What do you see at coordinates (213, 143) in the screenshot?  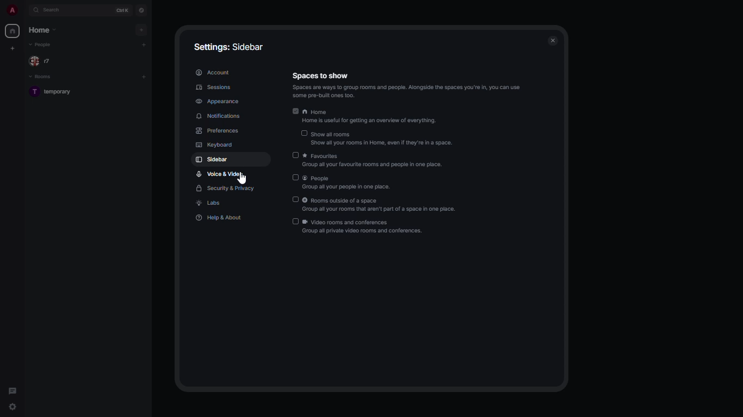 I see `keyboard` at bounding box center [213, 143].